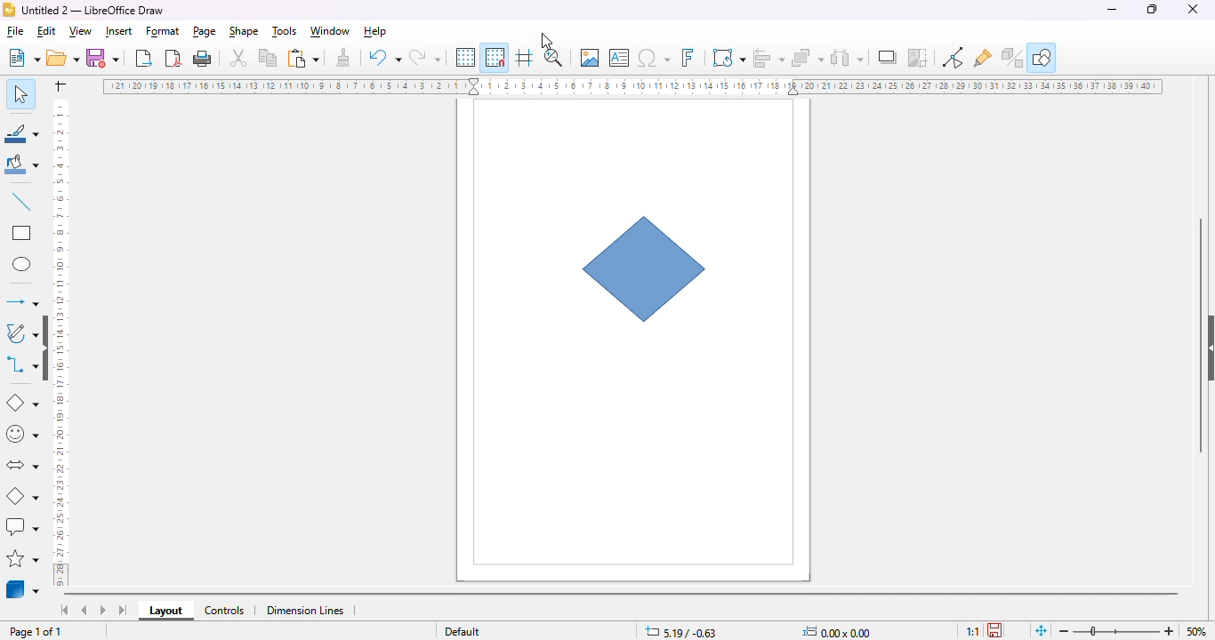 Image resolution: width=1215 pixels, height=640 pixels. Describe the element at coordinates (22, 202) in the screenshot. I see `insert line` at that location.